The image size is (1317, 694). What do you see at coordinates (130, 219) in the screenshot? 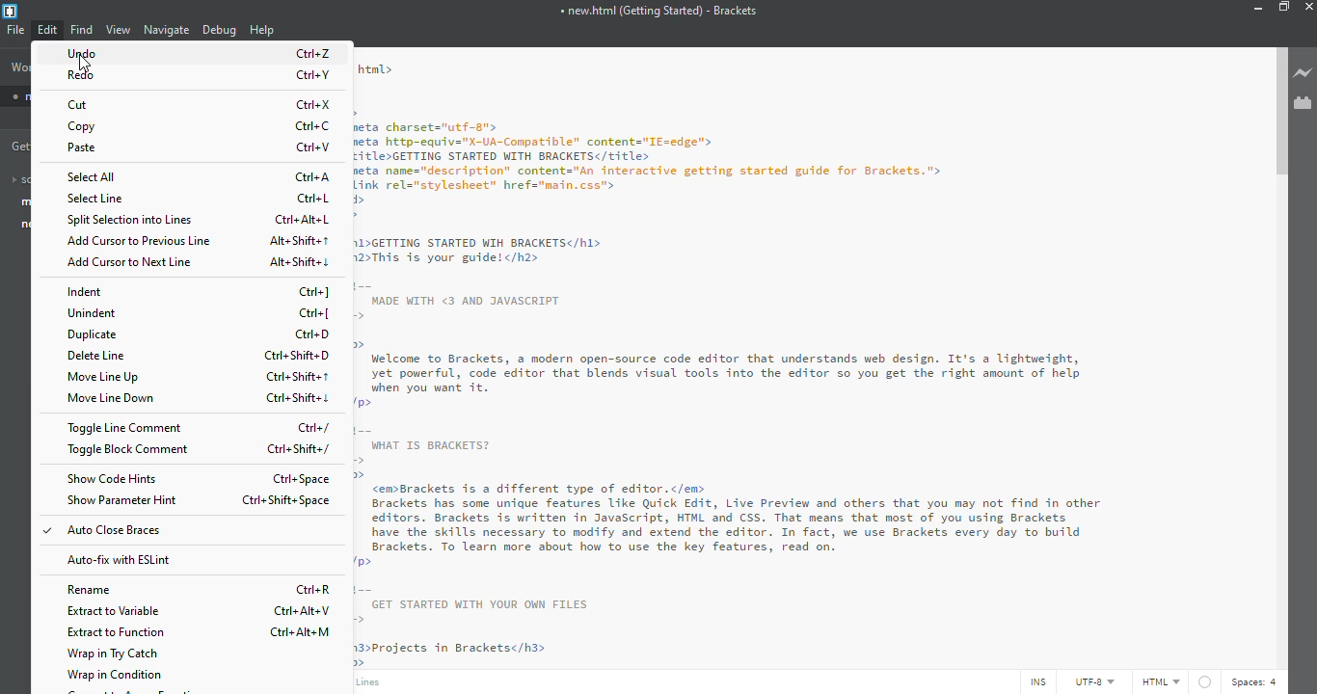
I see `split selection` at bounding box center [130, 219].